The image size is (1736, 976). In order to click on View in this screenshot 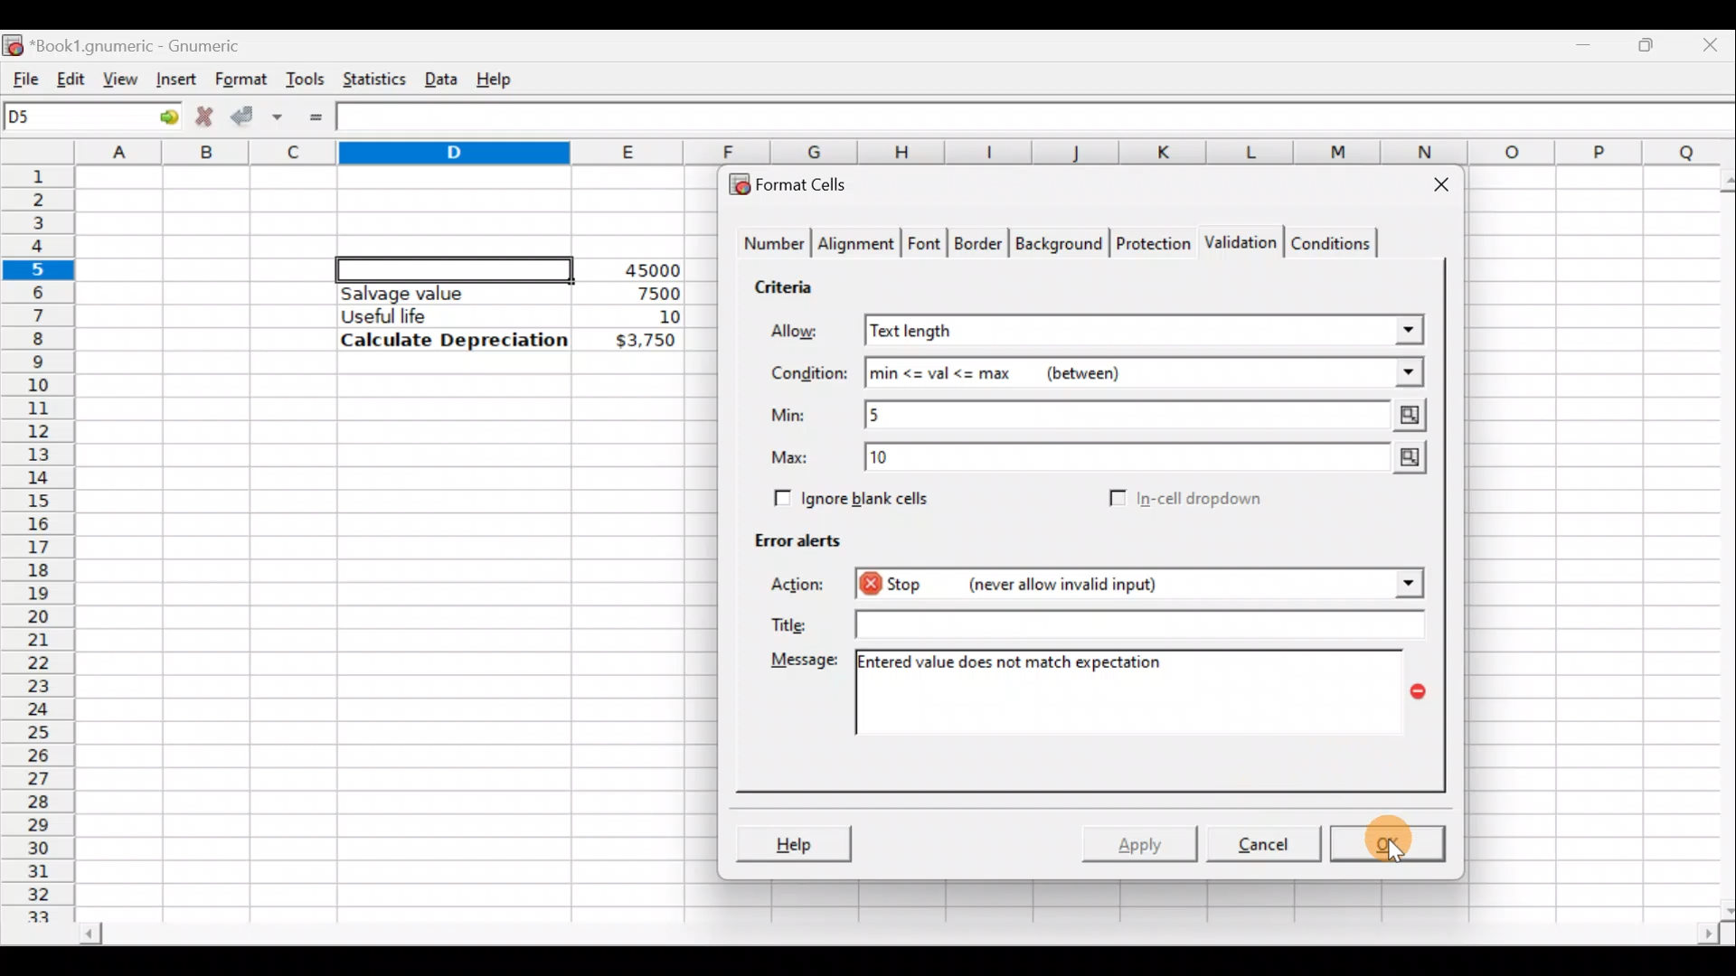, I will do `click(121, 78)`.